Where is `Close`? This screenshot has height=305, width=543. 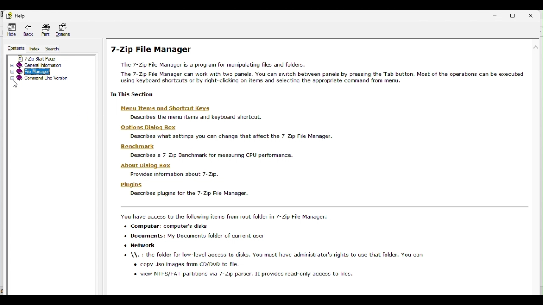
Close is located at coordinates (534, 14).